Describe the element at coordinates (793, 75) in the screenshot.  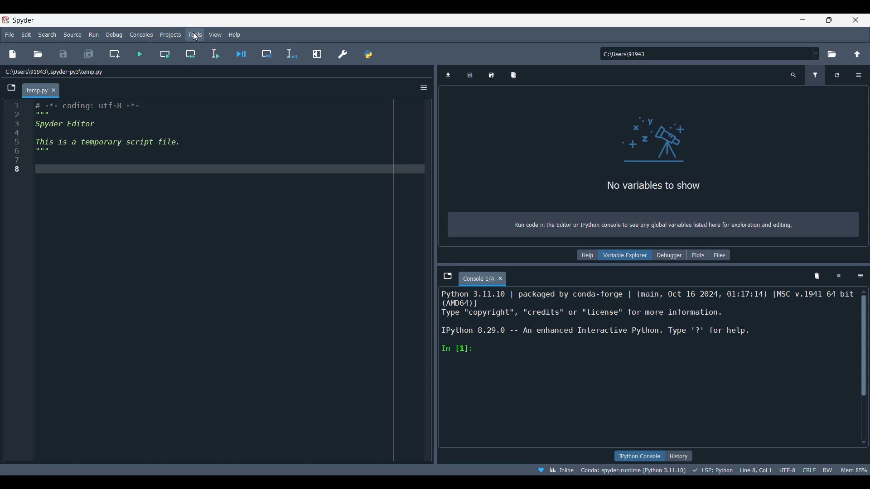
I see `Search variable name and type` at that location.